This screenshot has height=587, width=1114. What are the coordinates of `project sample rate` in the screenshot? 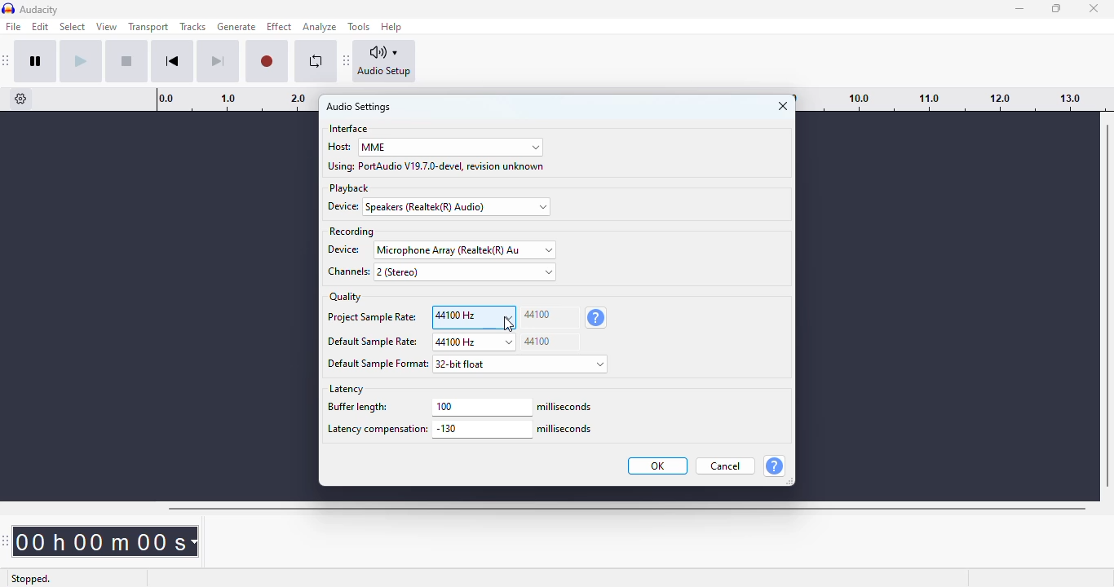 It's located at (371, 319).